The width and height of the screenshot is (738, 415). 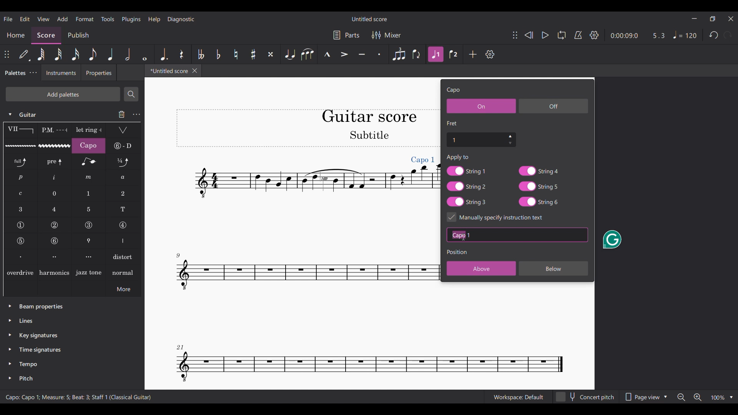 What do you see at coordinates (545, 35) in the screenshot?
I see `Play` at bounding box center [545, 35].